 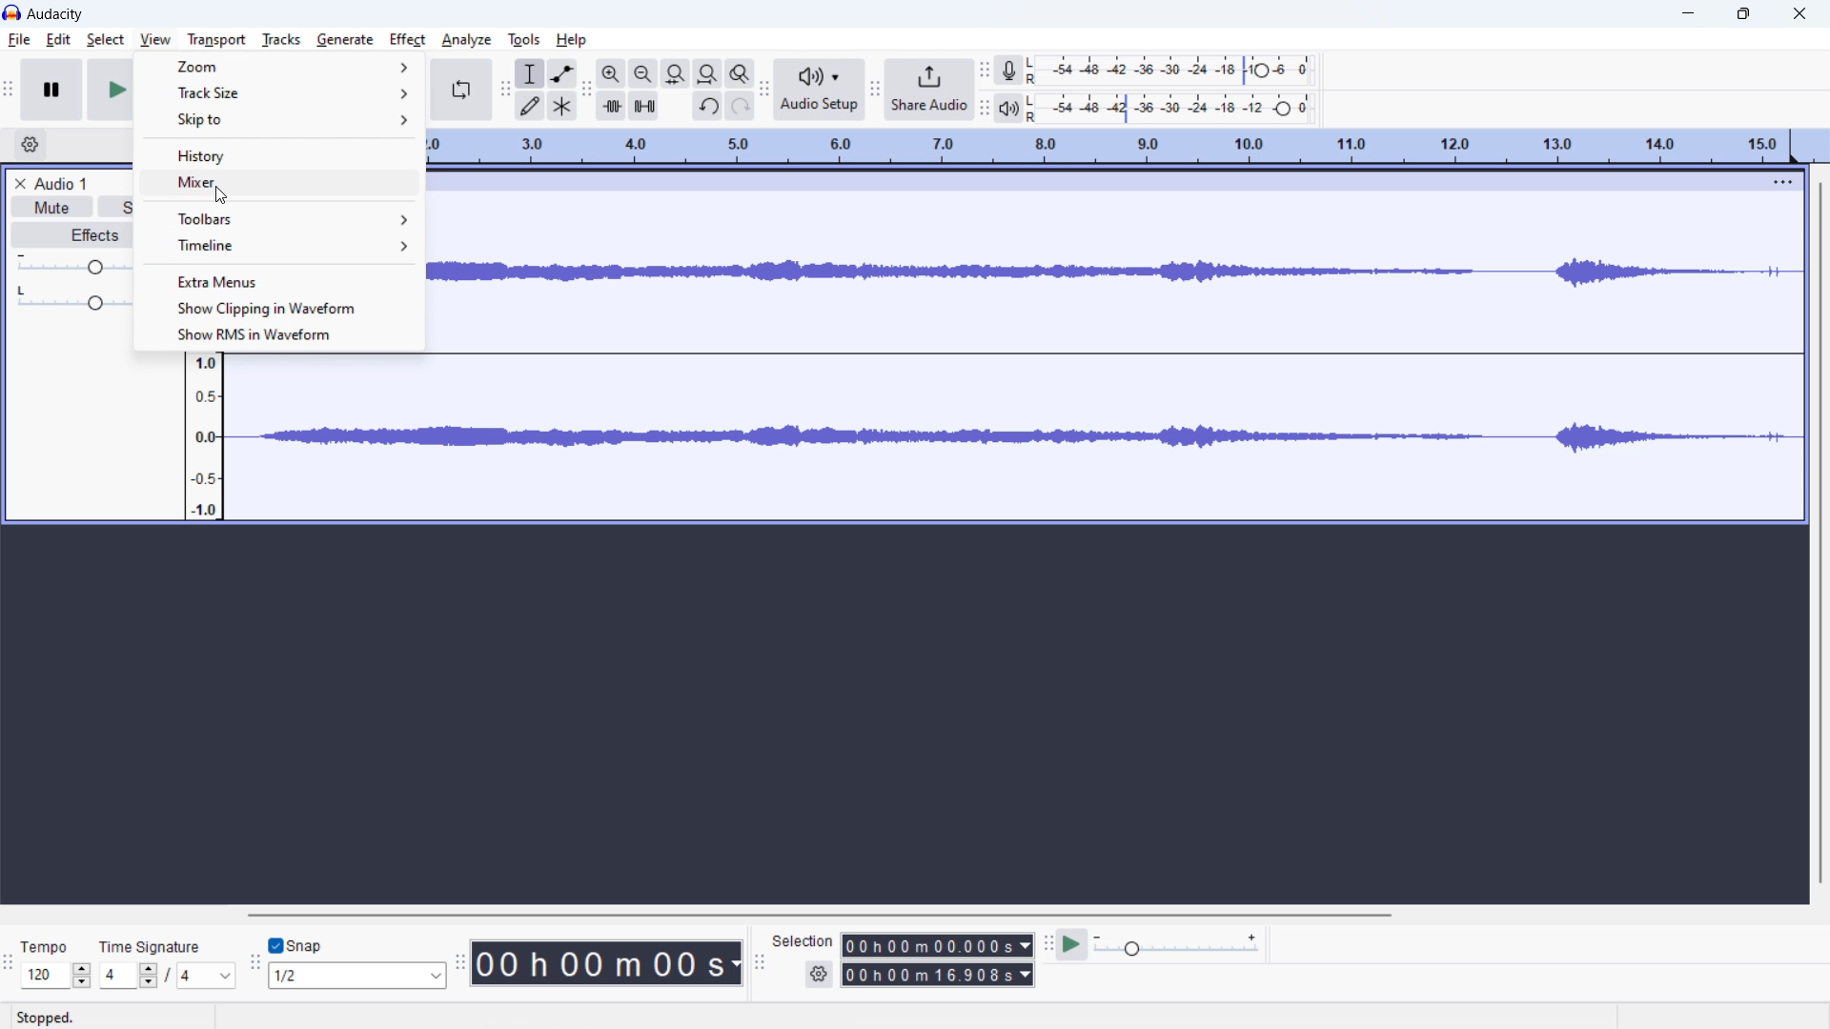 What do you see at coordinates (611, 106) in the screenshot?
I see `trim audio outside selection` at bounding box center [611, 106].